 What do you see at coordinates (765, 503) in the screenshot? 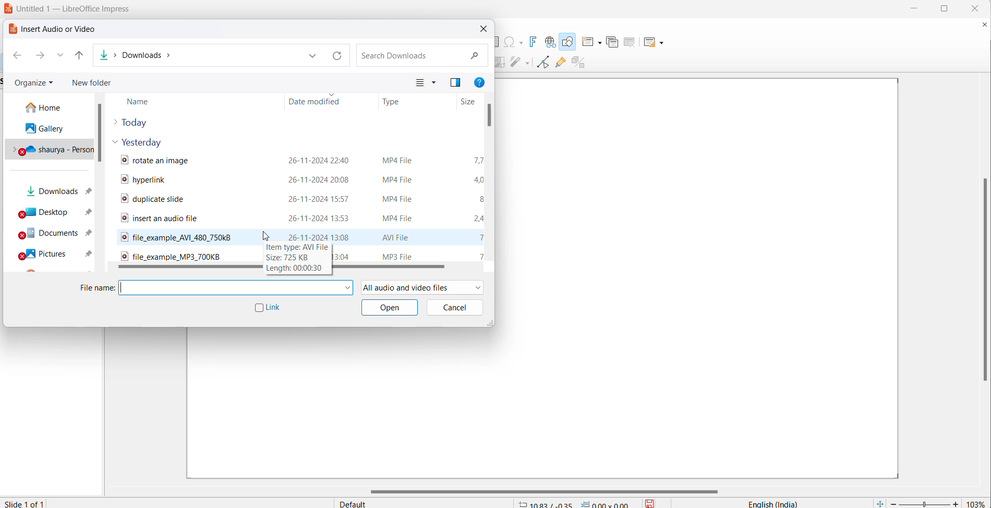
I see `text language` at bounding box center [765, 503].